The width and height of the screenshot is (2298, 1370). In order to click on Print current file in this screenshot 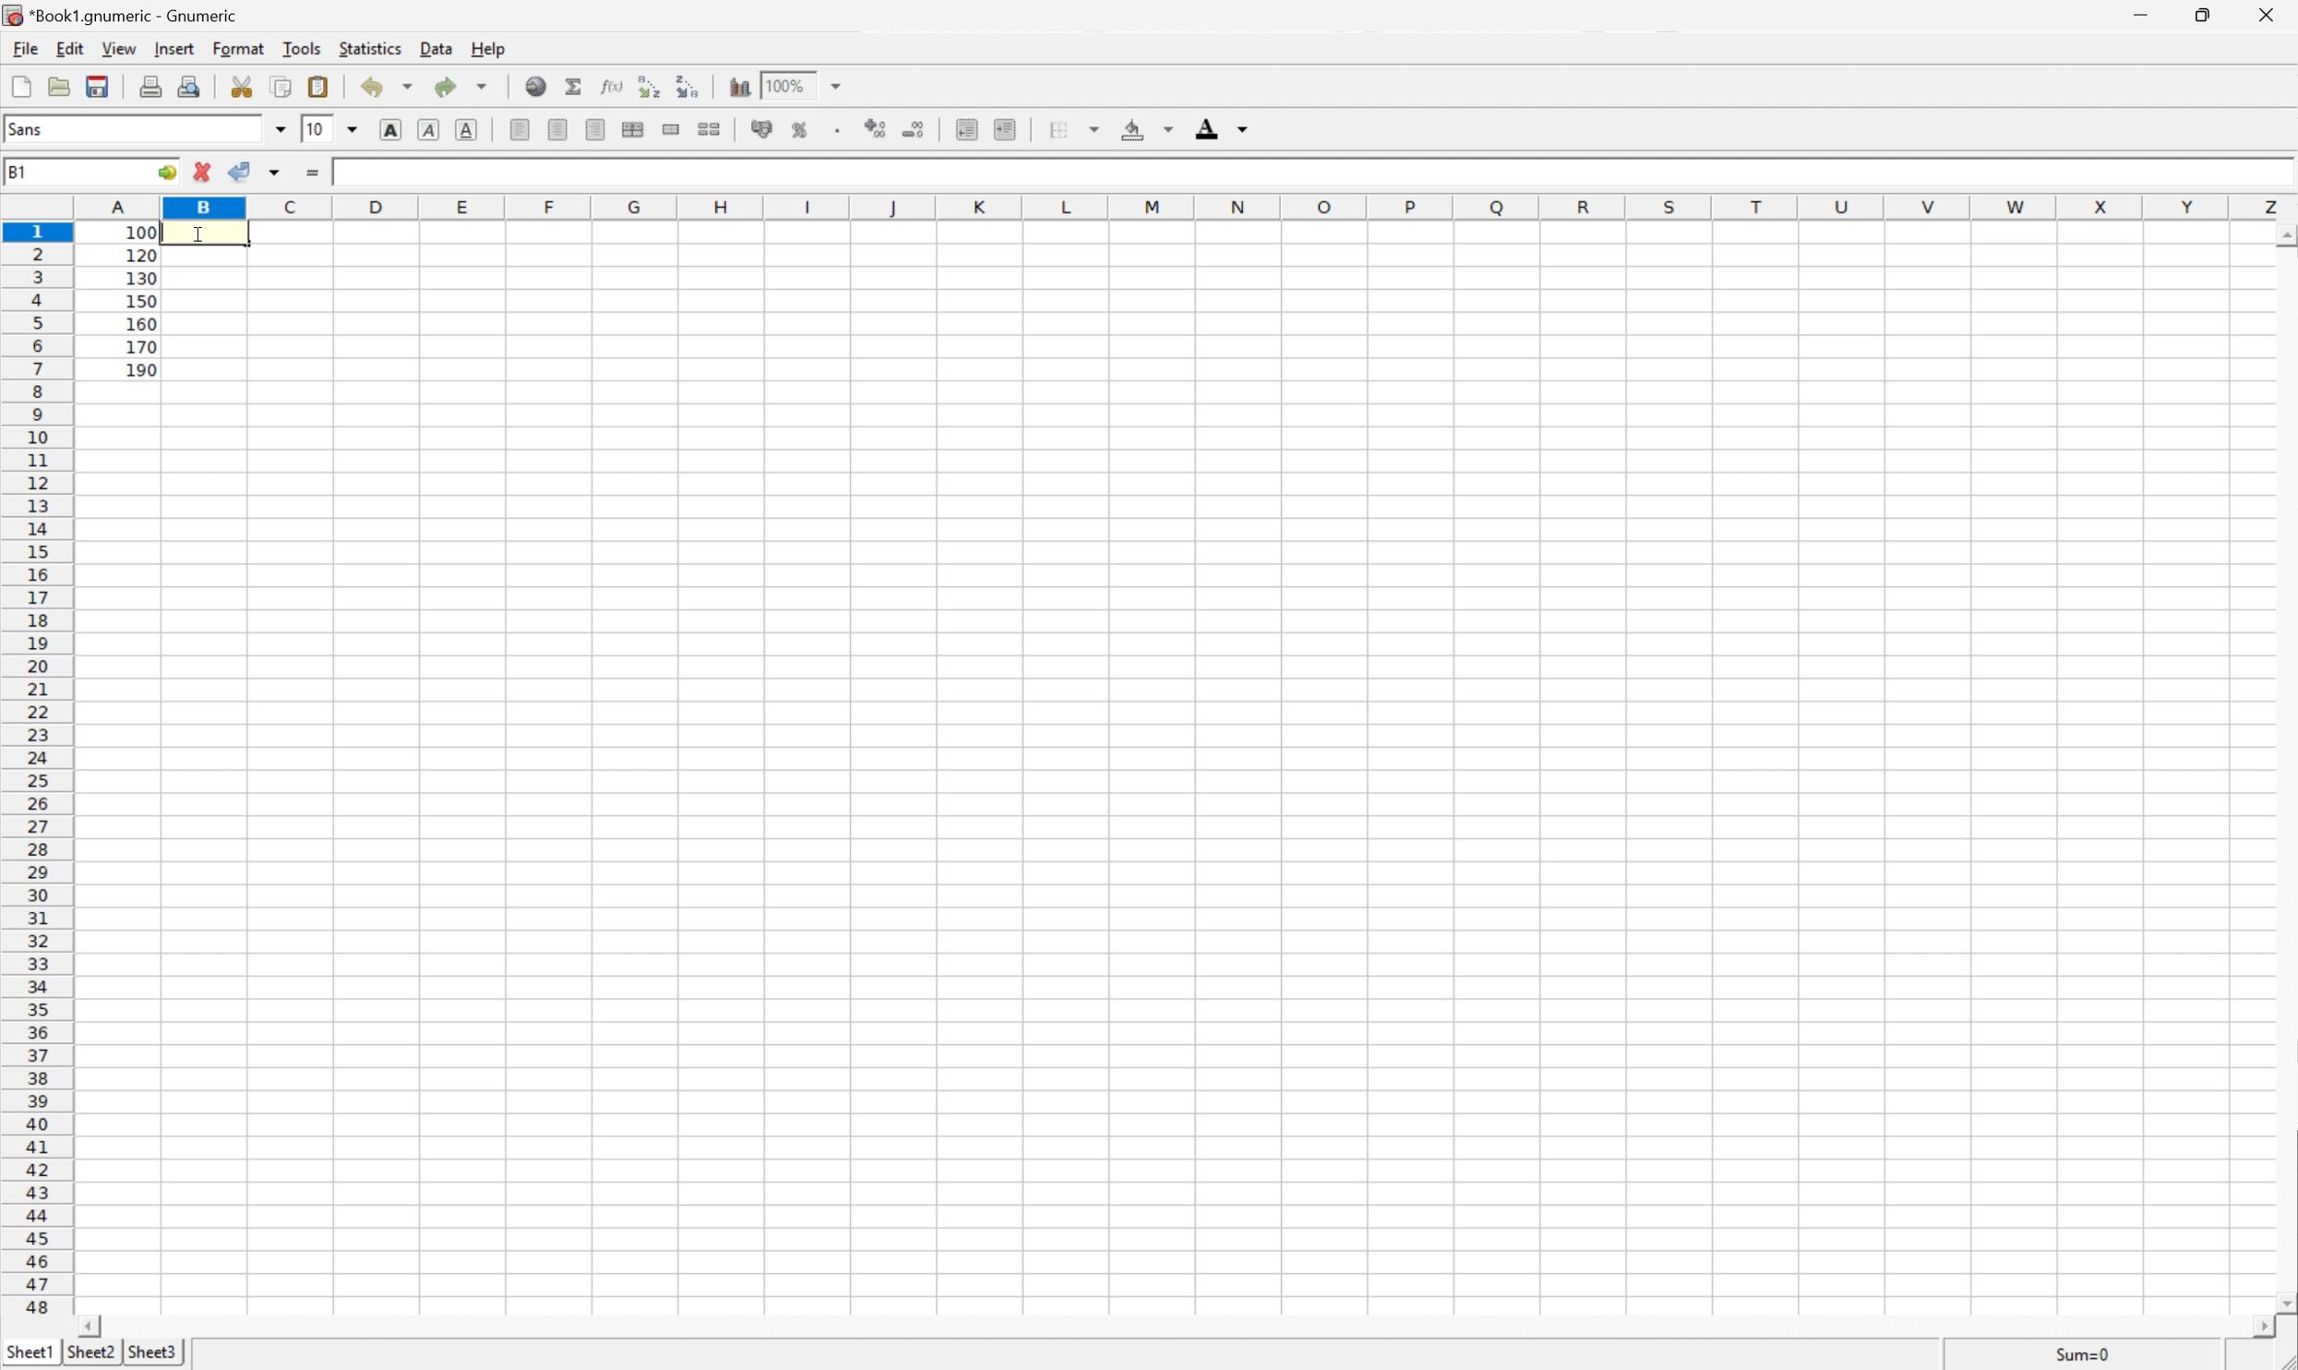, I will do `click(151, 84)`.